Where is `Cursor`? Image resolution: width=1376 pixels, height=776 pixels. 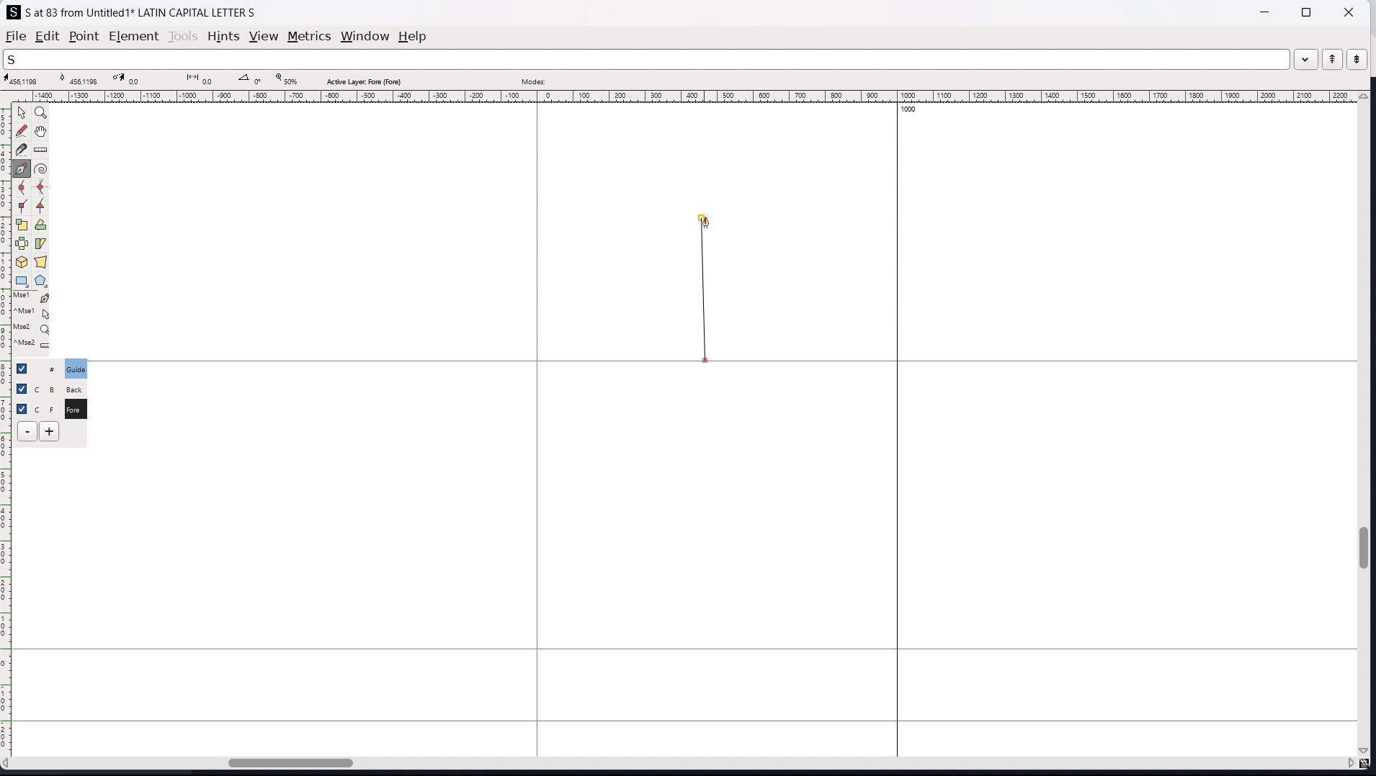 Cursor is located at coordinates (705, 223).